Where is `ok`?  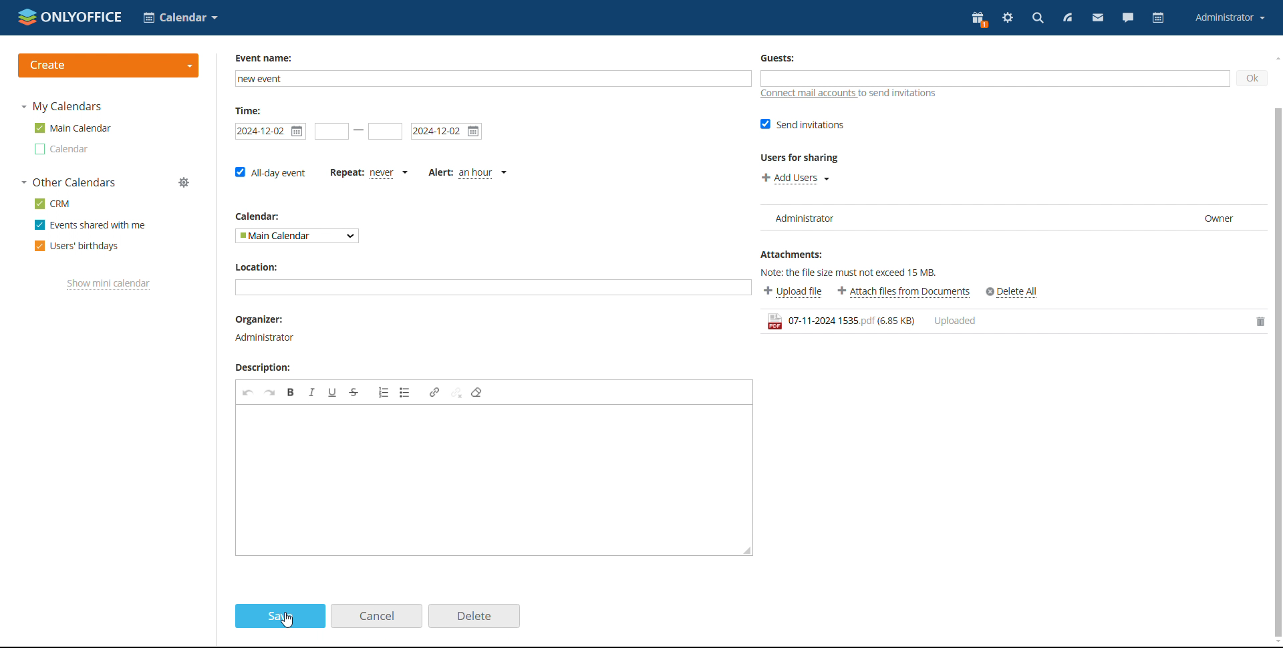 ok is located at coordinates (1250, 79).